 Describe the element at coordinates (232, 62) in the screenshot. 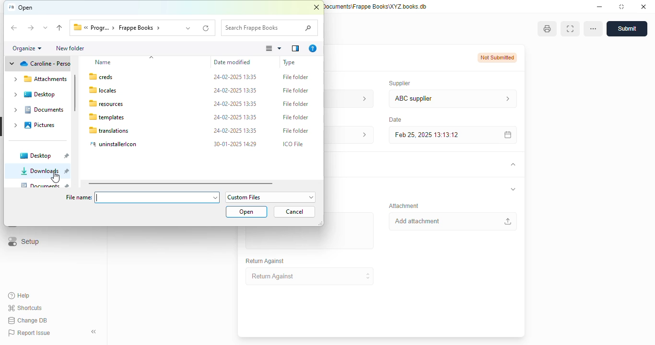

I see `date modified` at that location.